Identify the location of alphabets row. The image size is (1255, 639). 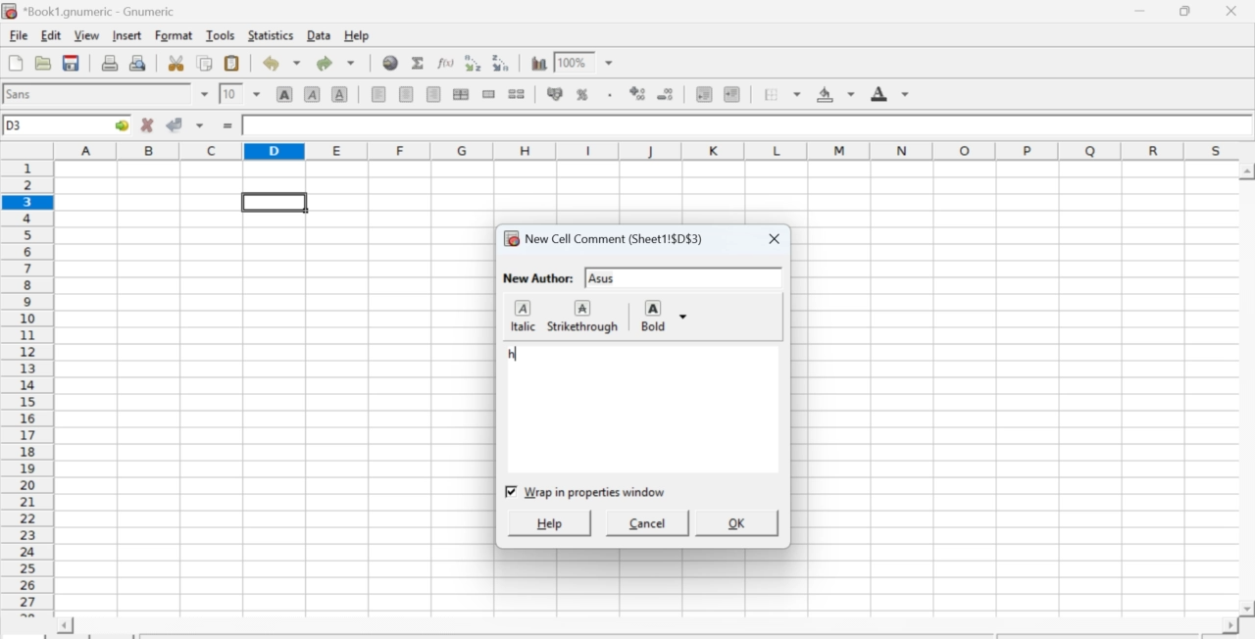
(646, 149).